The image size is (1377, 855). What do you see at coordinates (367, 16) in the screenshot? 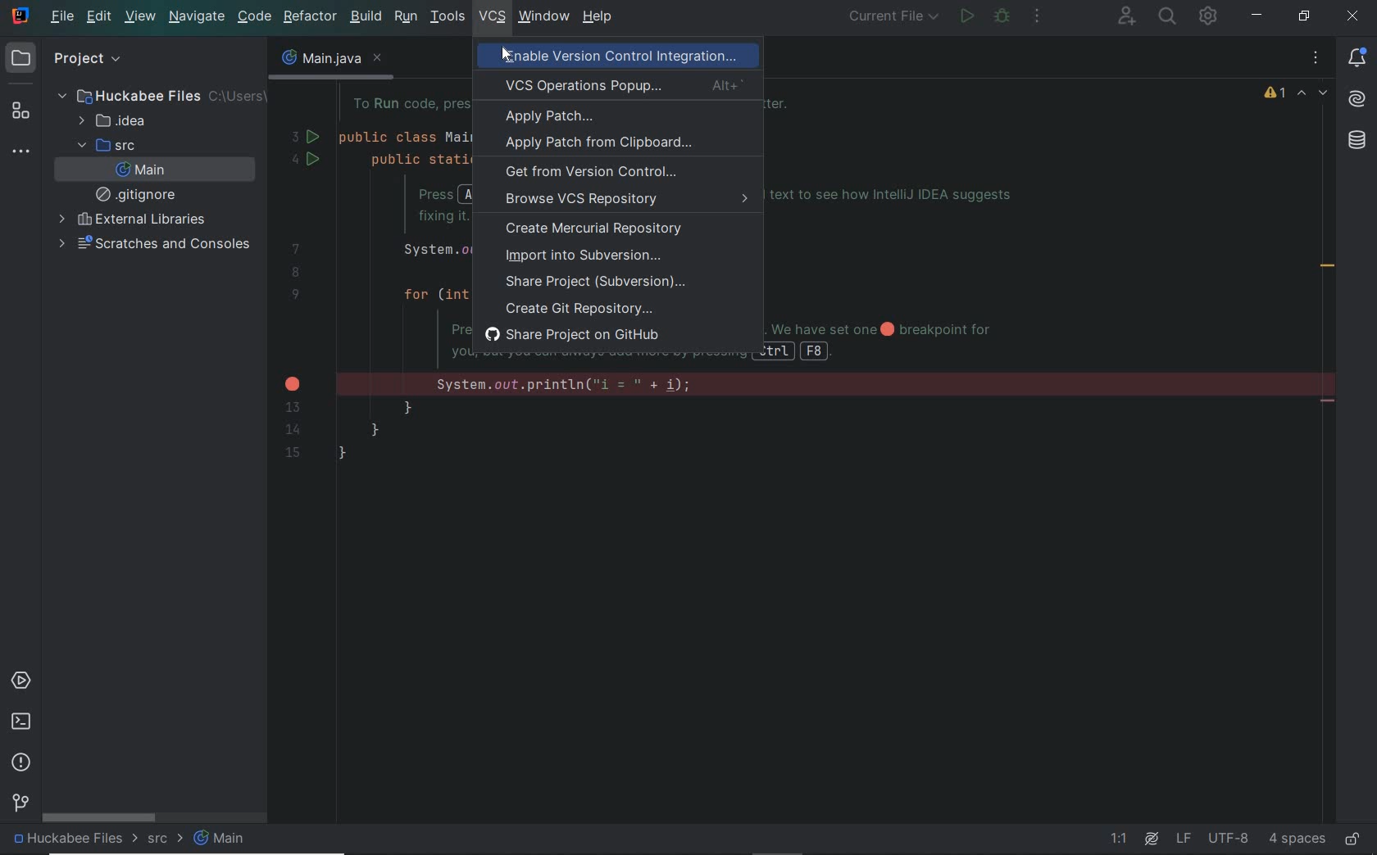
I see `build` at bounding box center [367, 16].